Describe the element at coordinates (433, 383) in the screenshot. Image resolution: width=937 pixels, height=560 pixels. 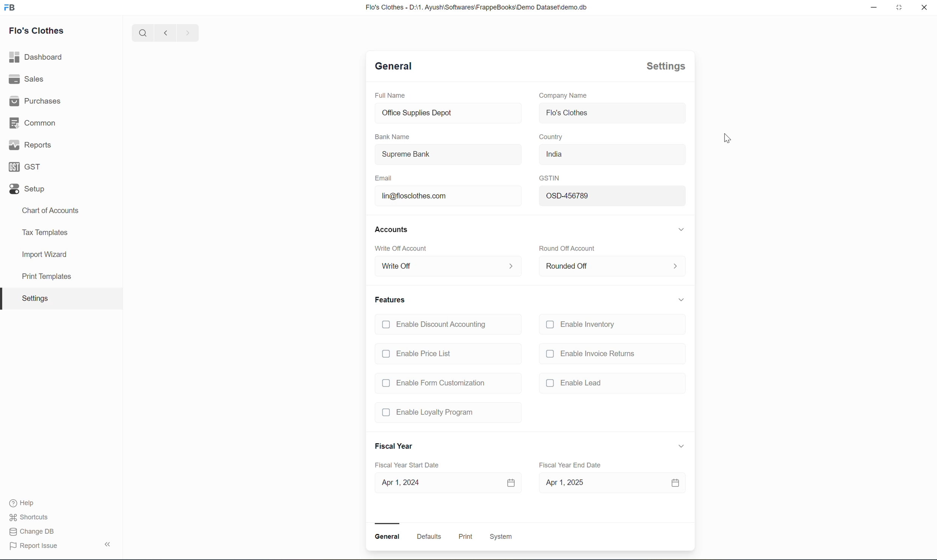
I see `Enable Form Customization` at that location.